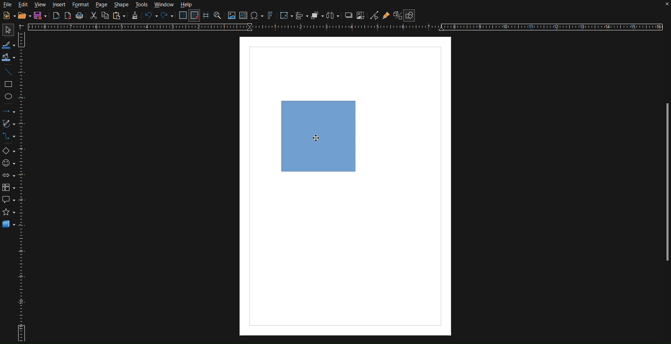  I want to click on Gluepoints Functions, so click(387, 15).